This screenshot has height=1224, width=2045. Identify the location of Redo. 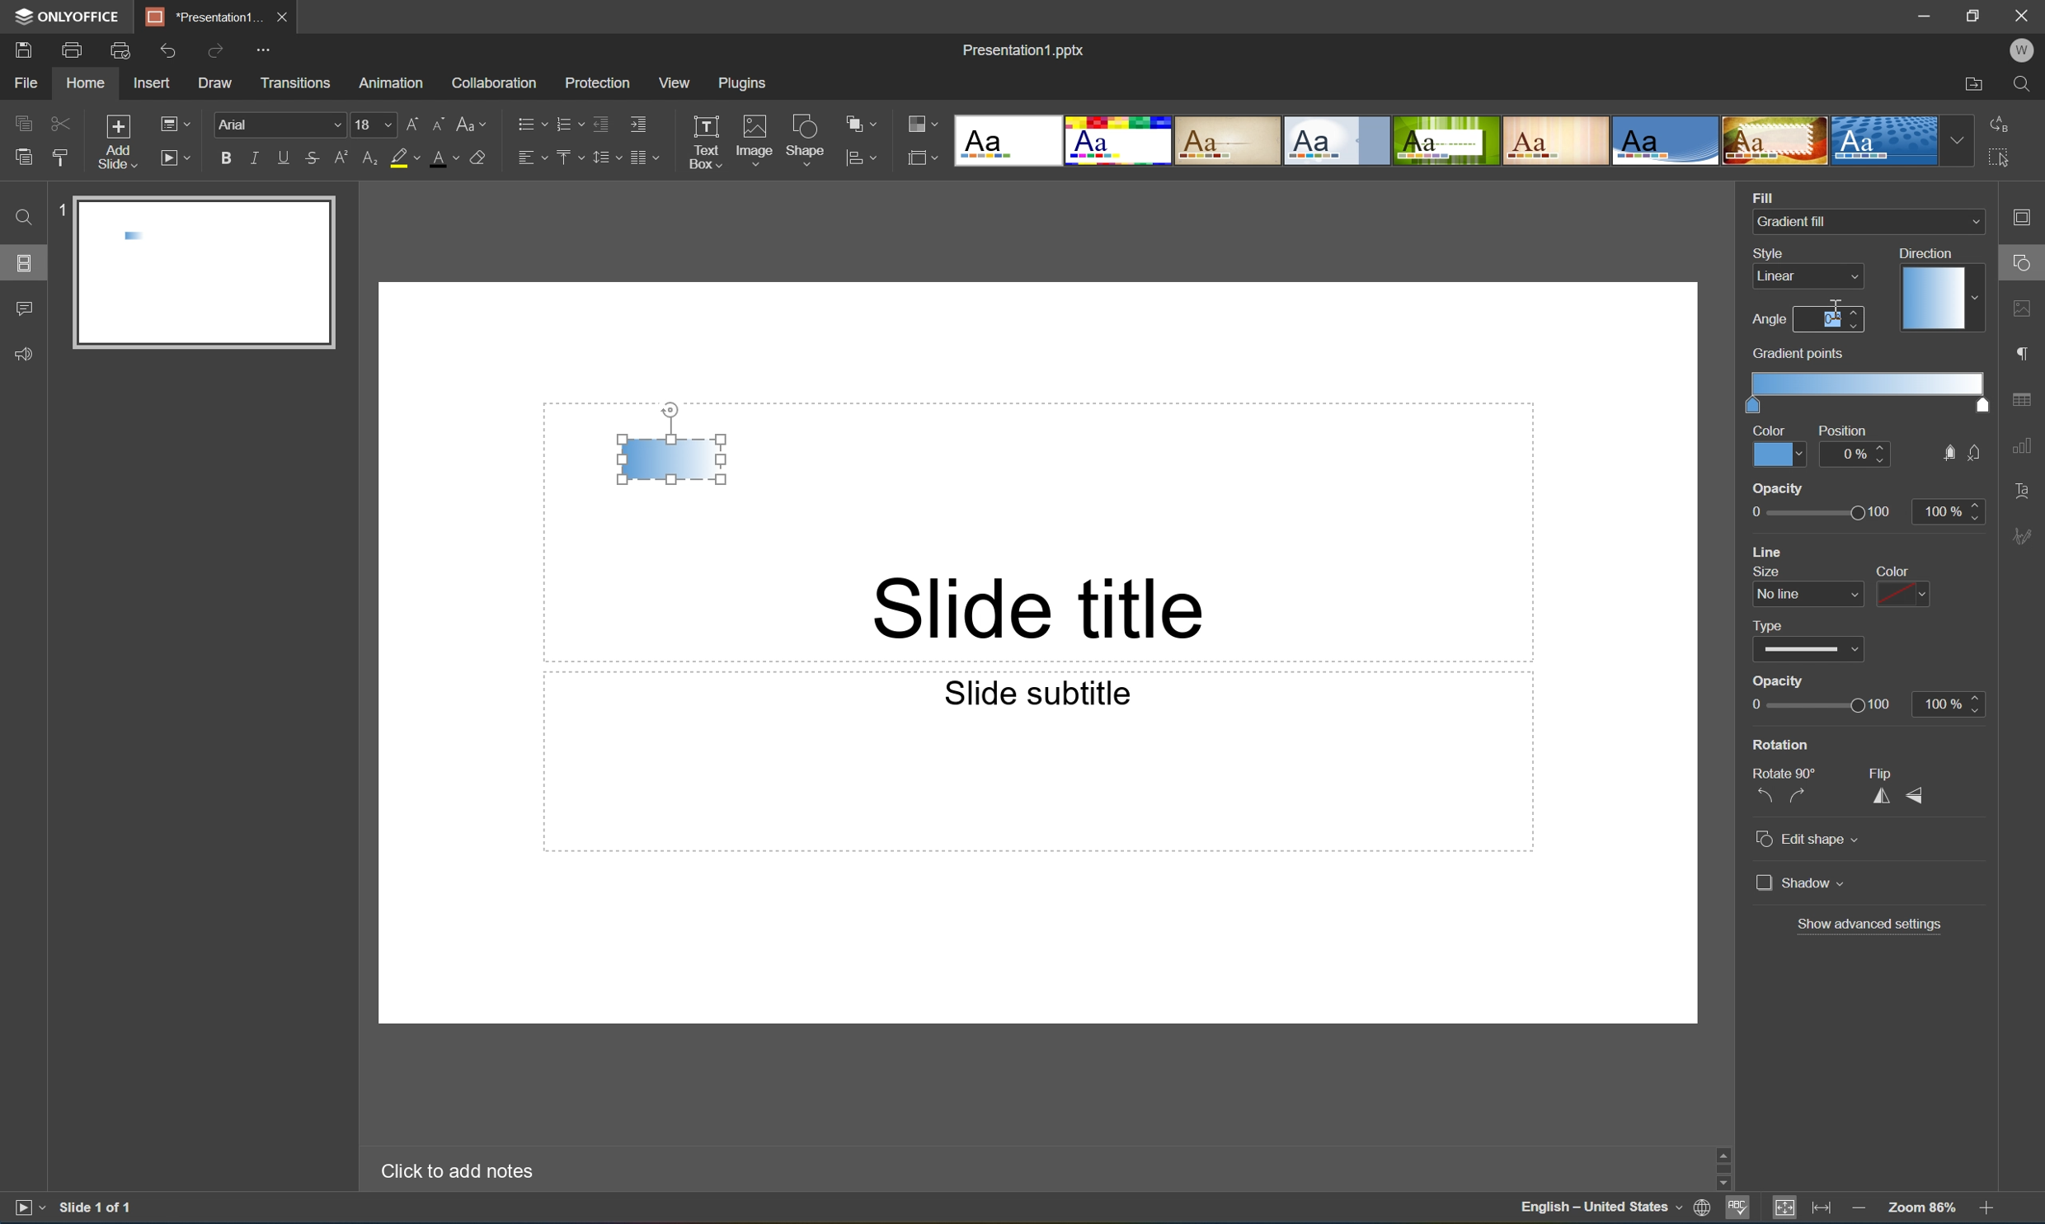
(218, 53).